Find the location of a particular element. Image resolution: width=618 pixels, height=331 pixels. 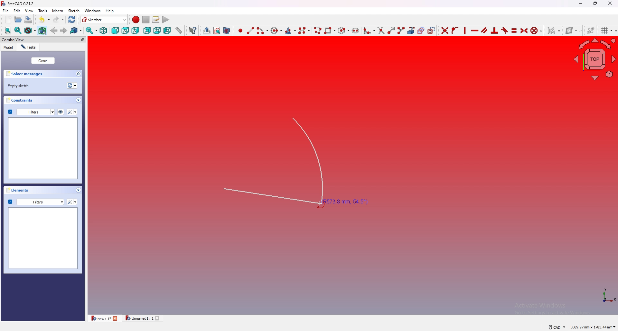

file is located at coordinates (6, 11).